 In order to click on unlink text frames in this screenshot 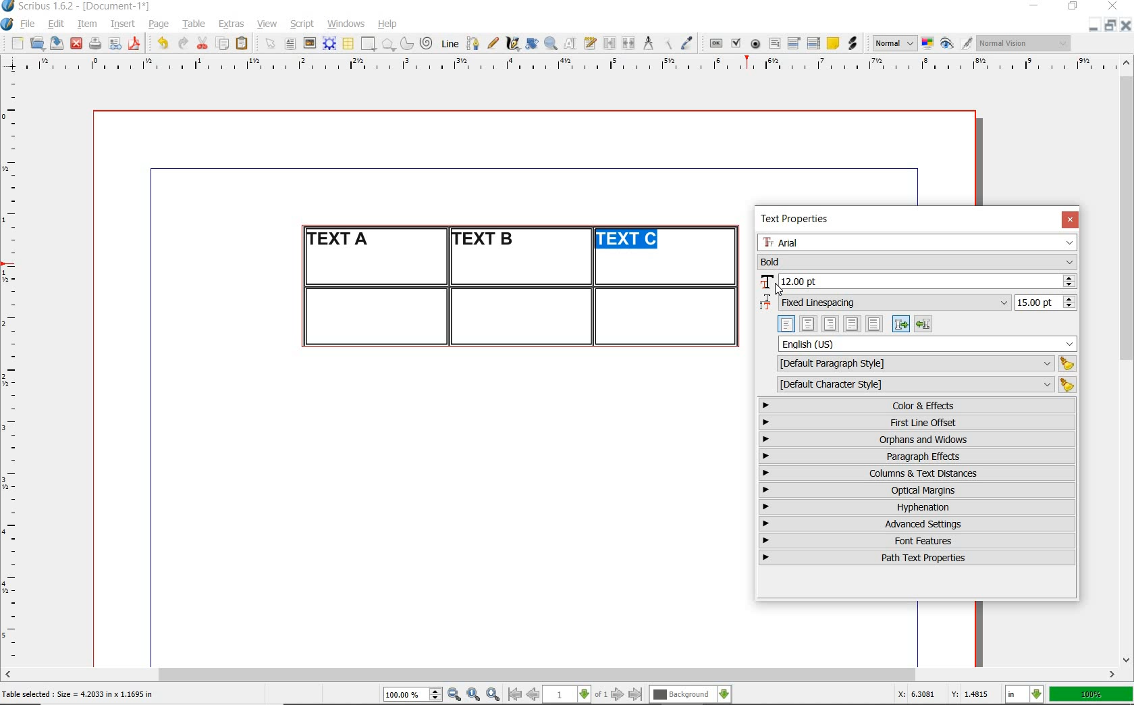, I will do `click(628, 44)`.